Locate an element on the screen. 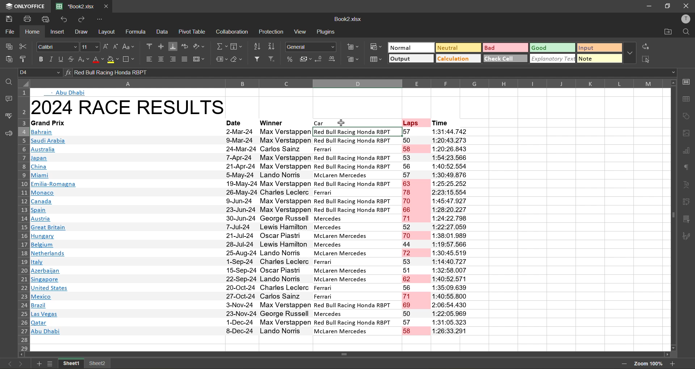 The image size is (695, 369). charts is located at coordinates (688, 152).